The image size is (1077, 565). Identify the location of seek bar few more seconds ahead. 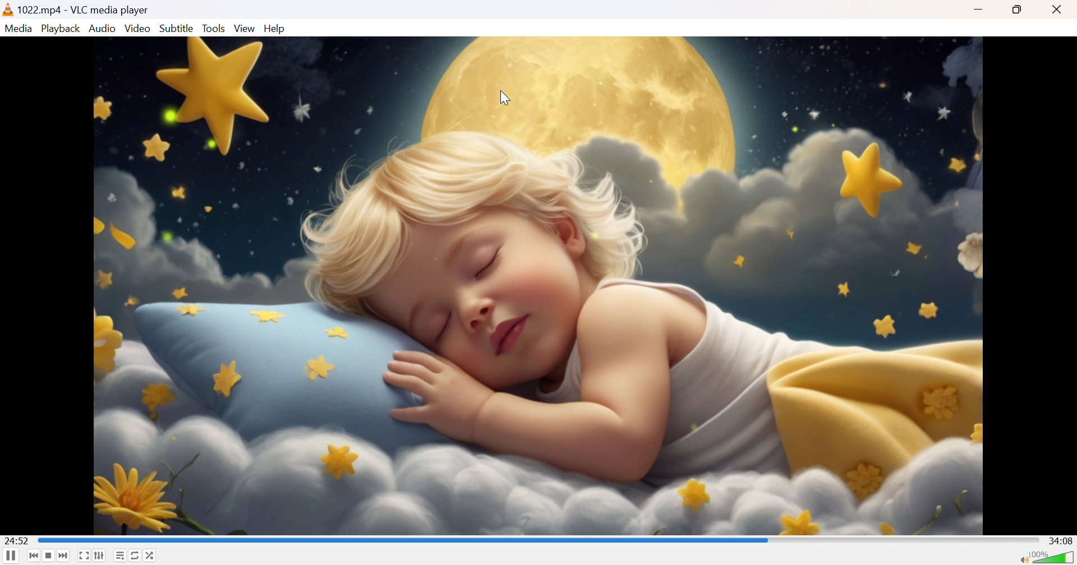
(404, 540).